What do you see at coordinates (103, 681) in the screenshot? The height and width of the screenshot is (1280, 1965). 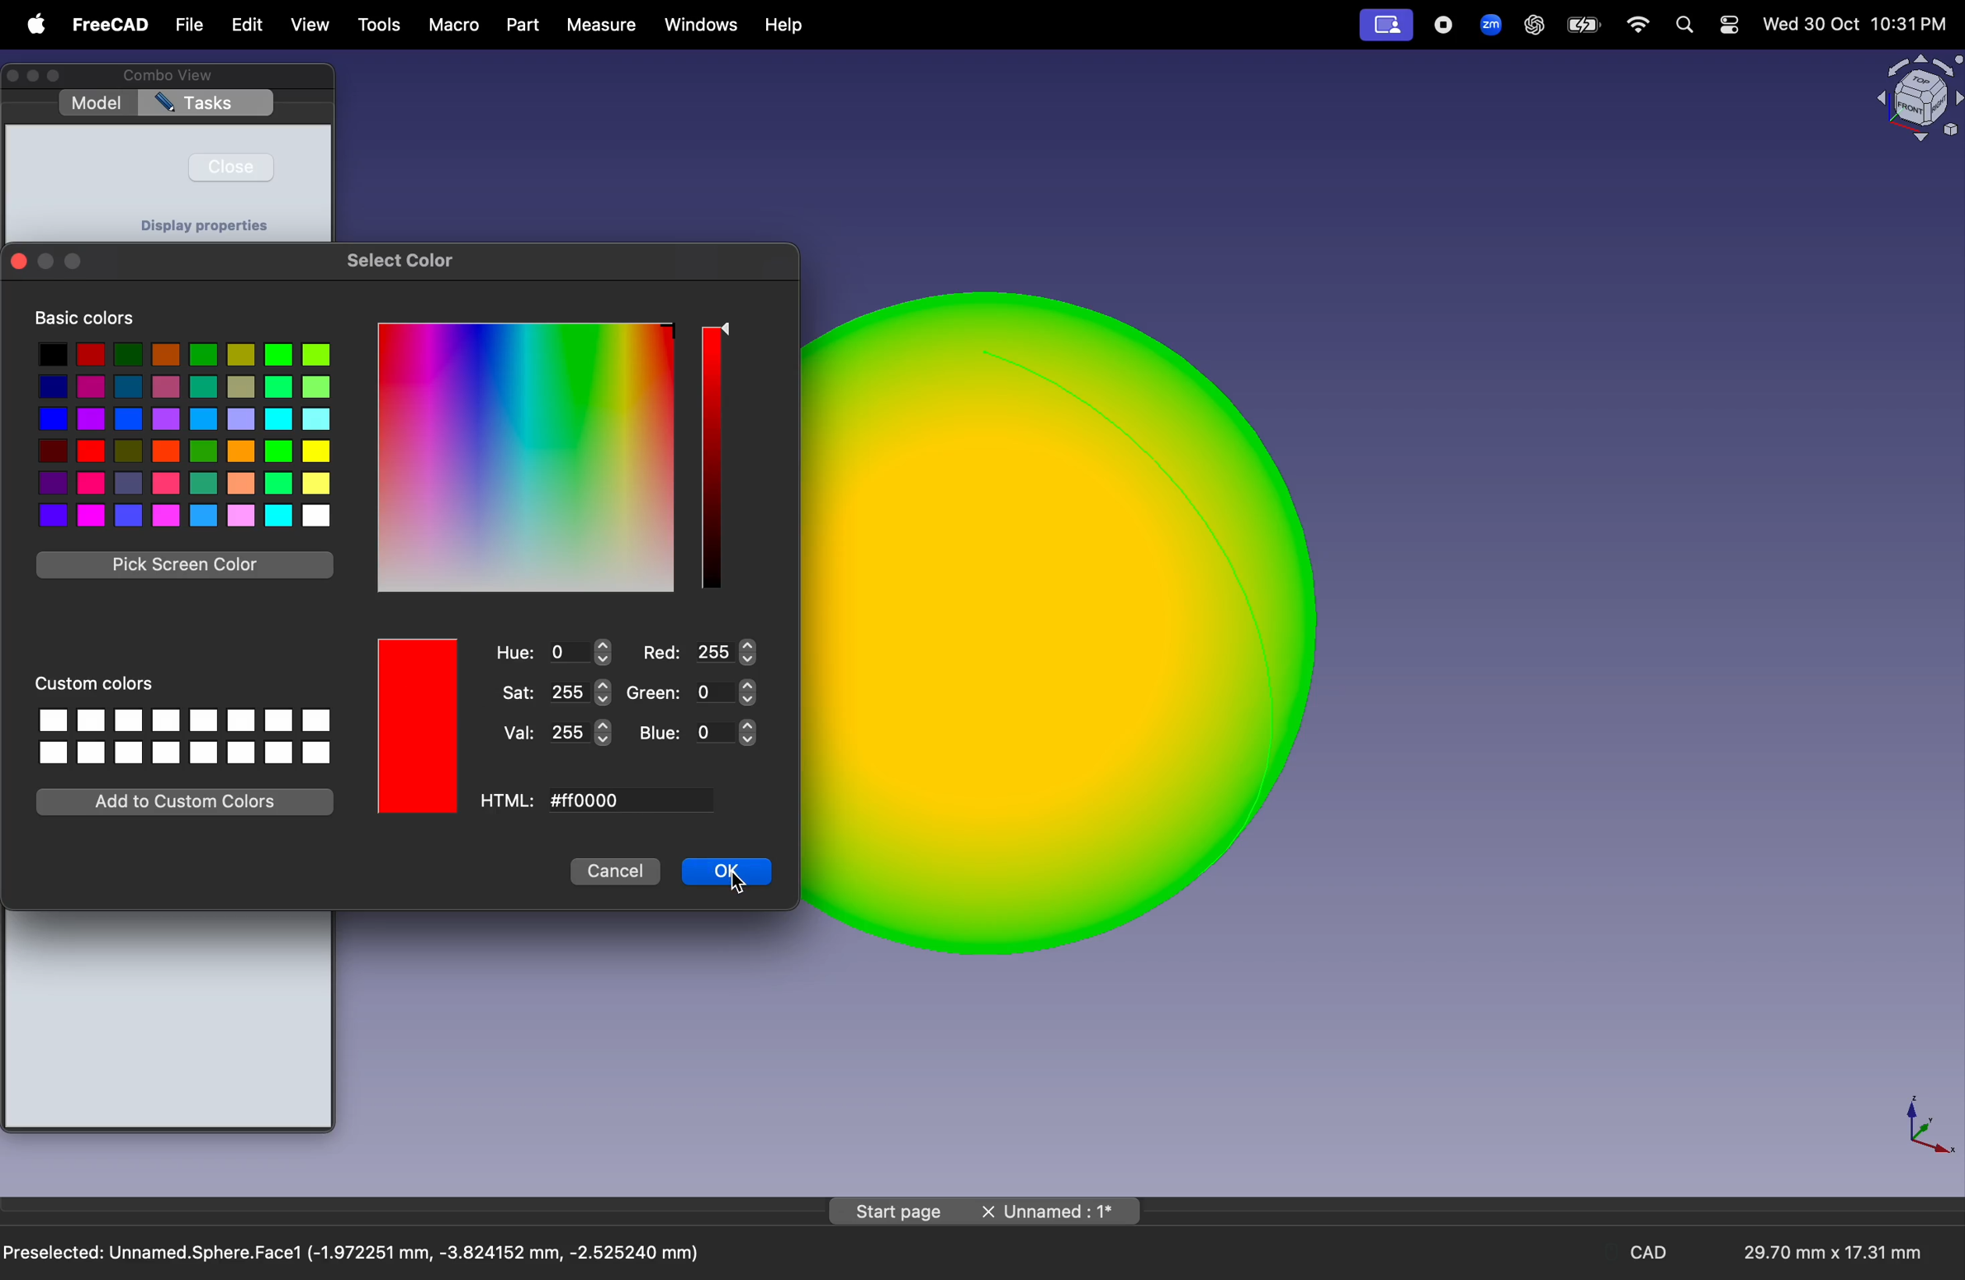 I see `custom color` at bounding box center [103, 681].